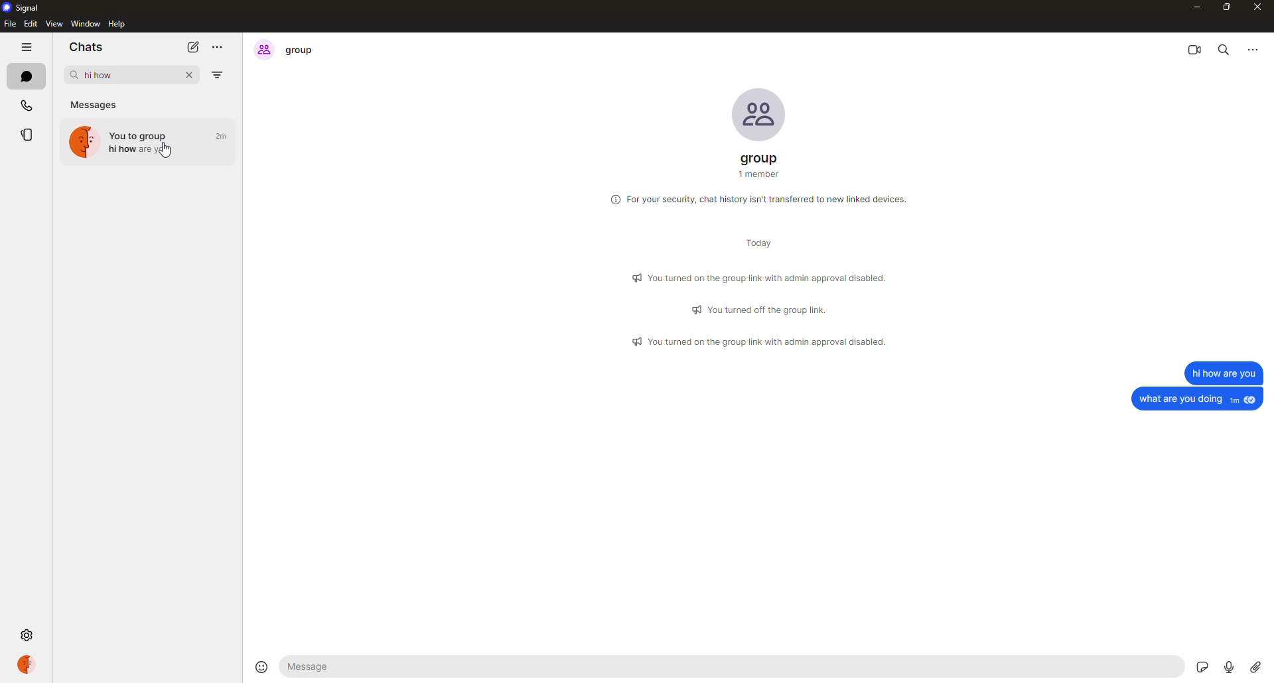  I want to click on stories, so click(28, 135).